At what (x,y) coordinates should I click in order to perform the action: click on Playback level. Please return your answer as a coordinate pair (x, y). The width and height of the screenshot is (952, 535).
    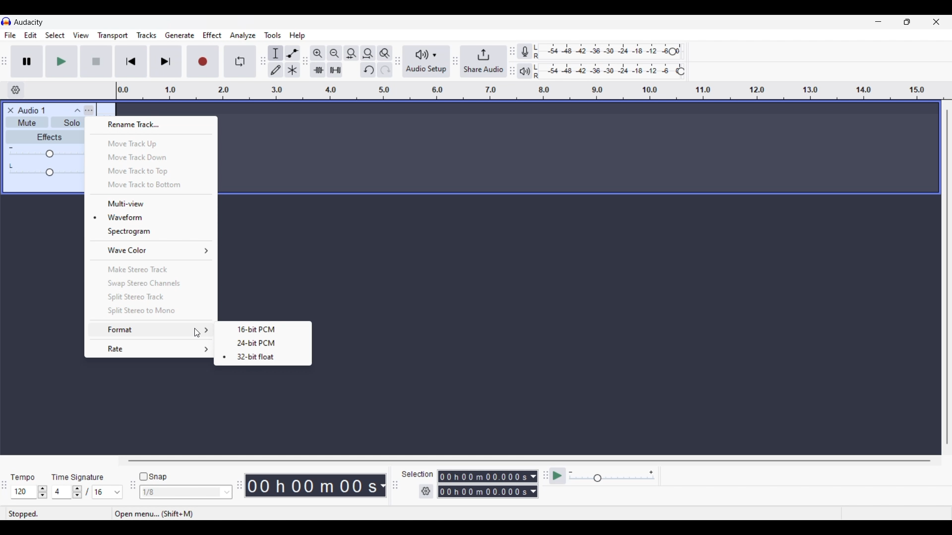
    Looking at the image, I should click on (611, 71).